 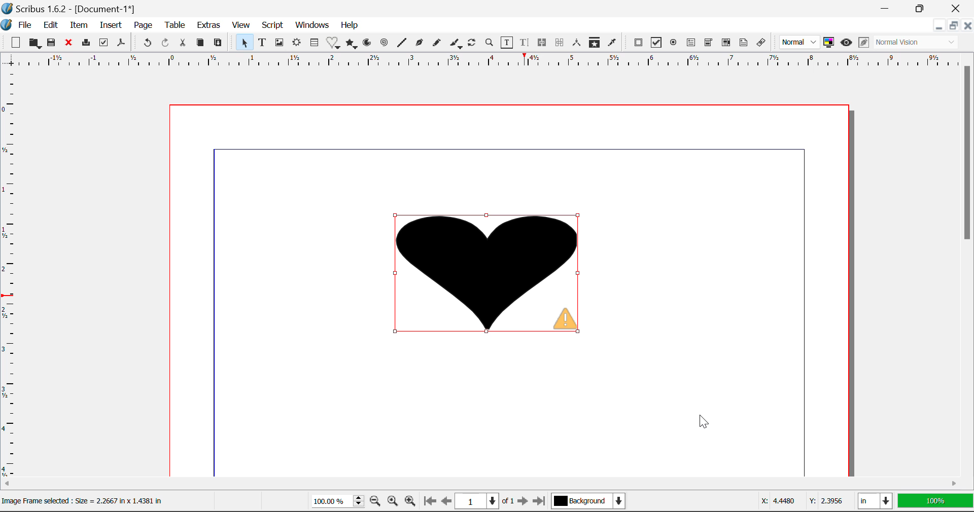 What do you see at coordinates (410, 502) in the screenshot?
I see `Zoom In` at bounding box center [410, 502].